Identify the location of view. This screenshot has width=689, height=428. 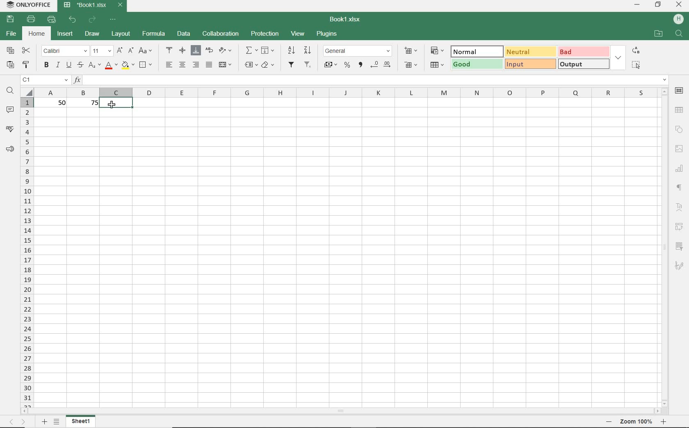
(297, 33).